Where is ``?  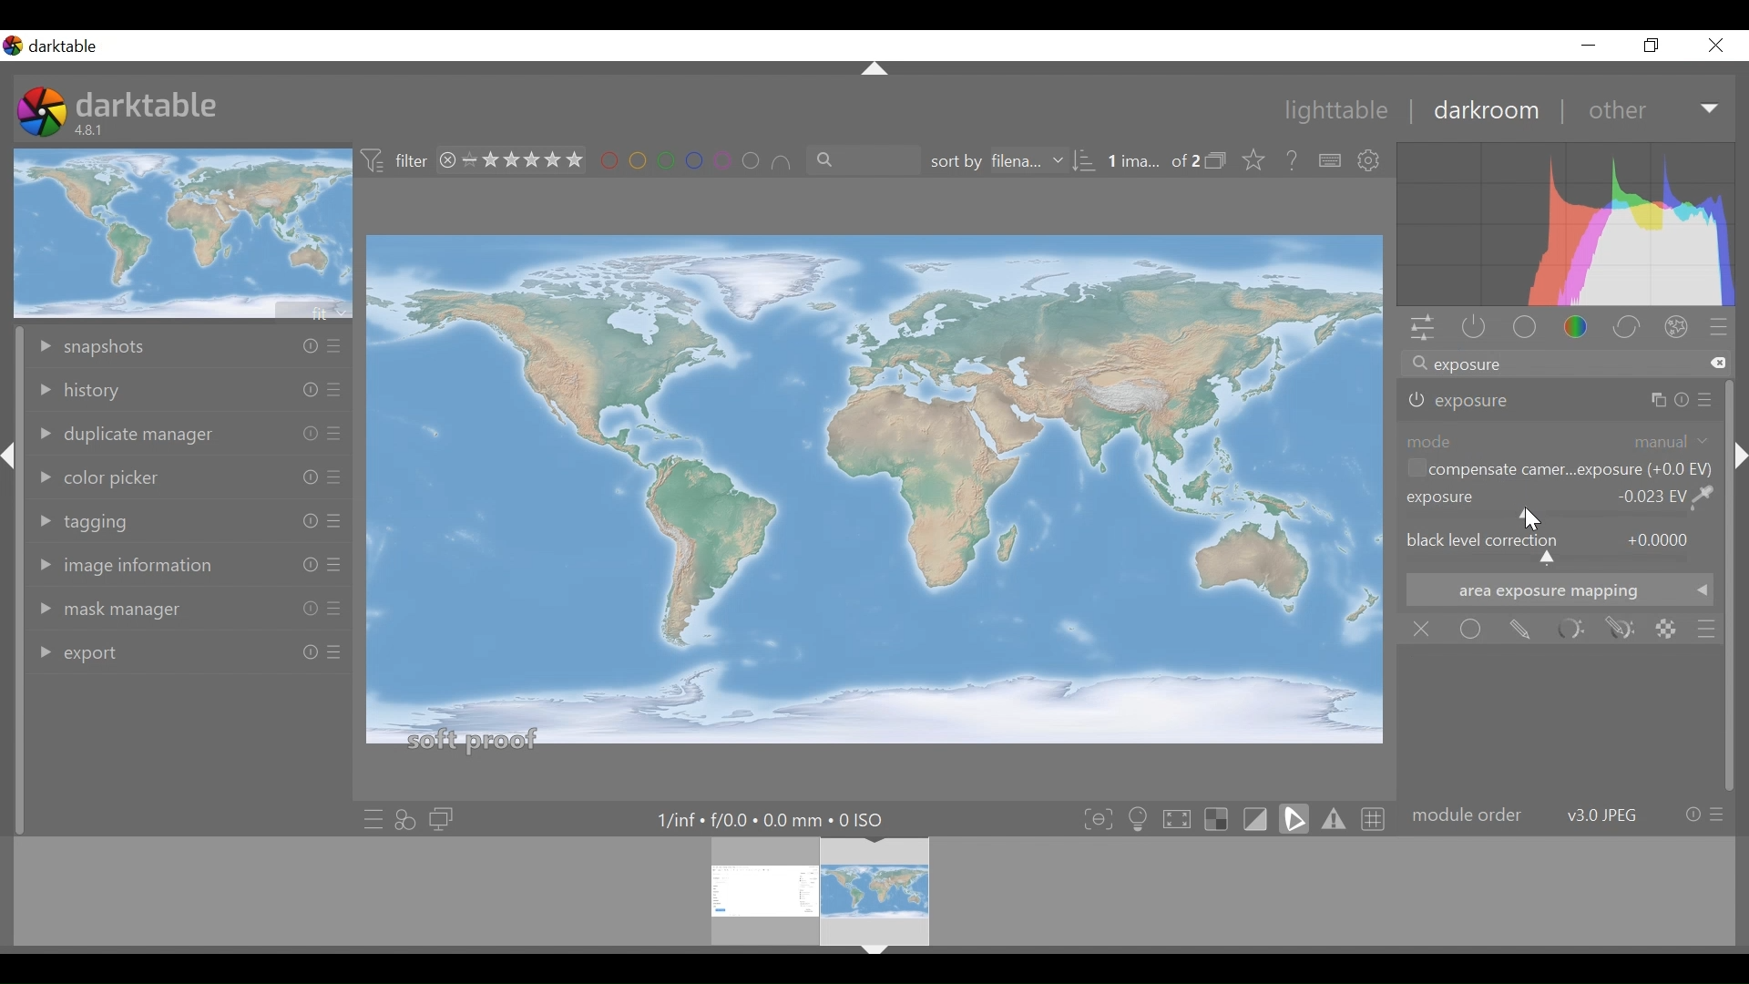
 is located at coordinates (1739, 483).